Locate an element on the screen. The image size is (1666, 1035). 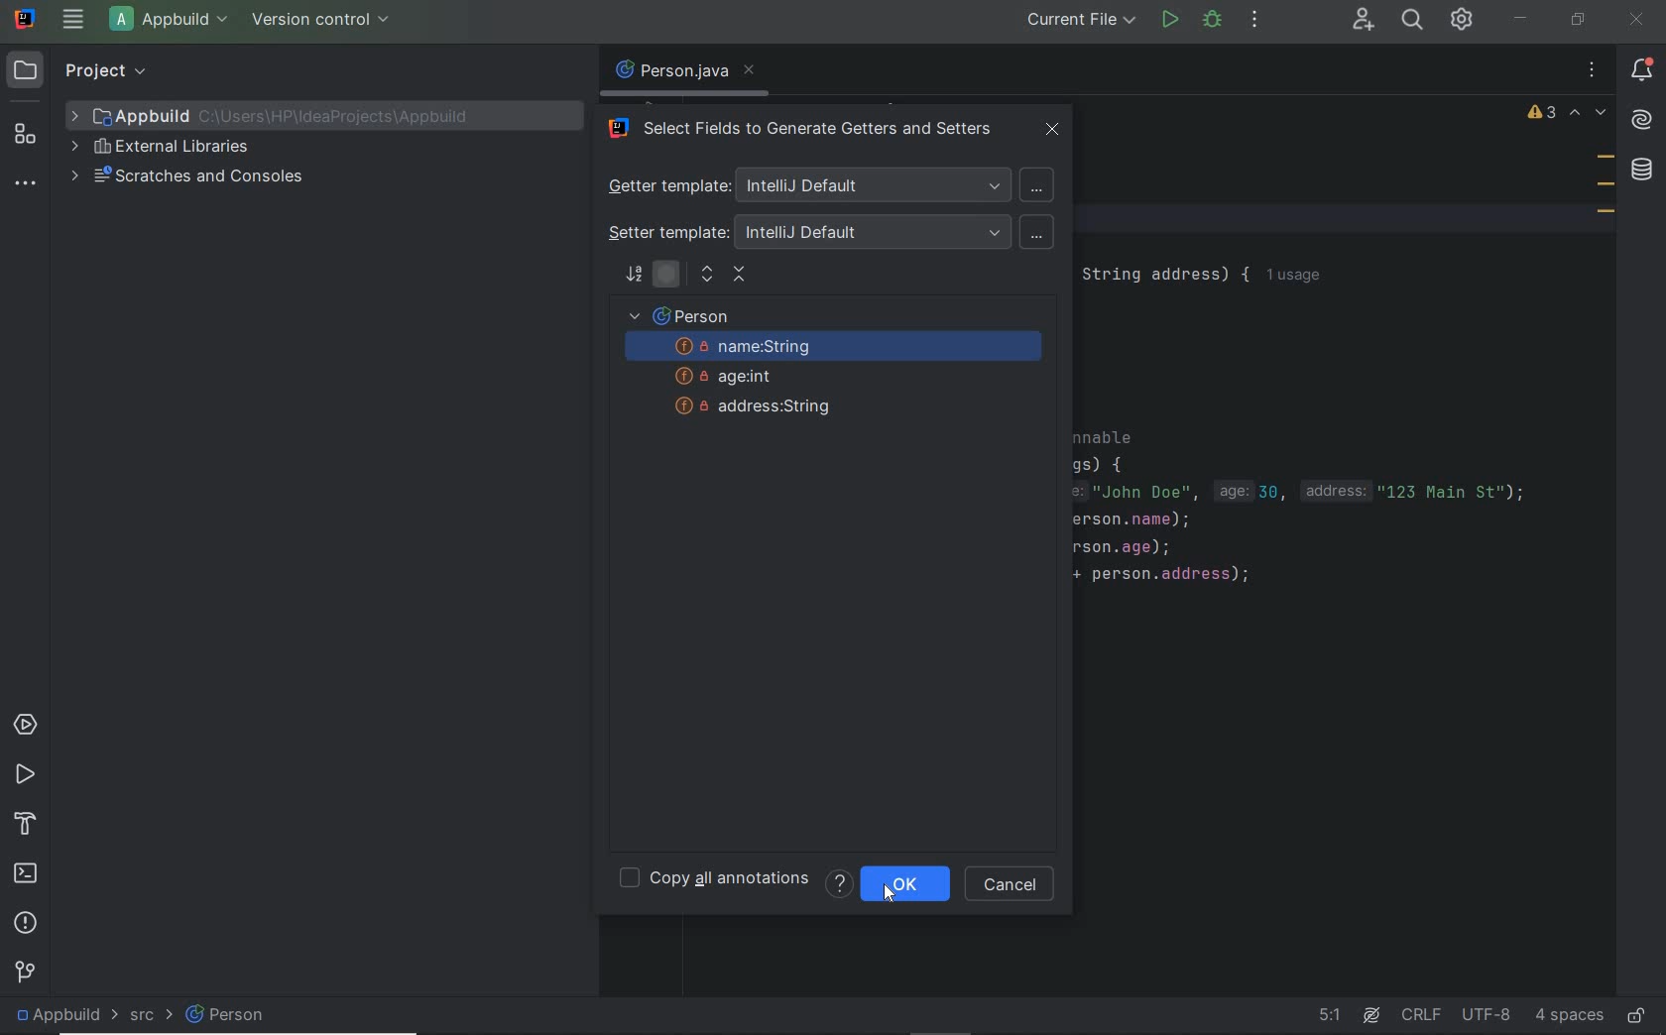
main menu is located at coordinates (71, 20).